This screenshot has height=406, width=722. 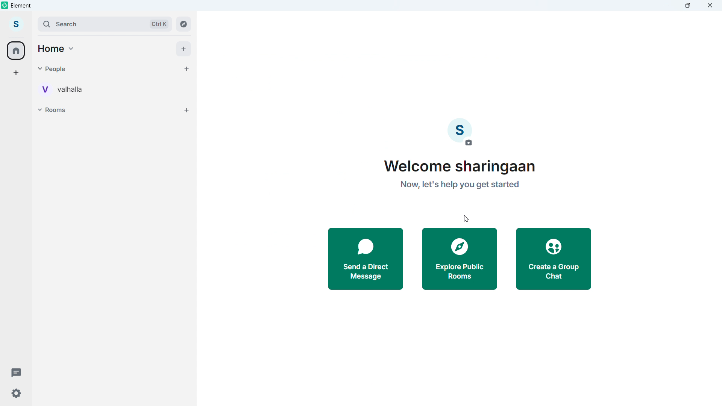 I want to click on Send a direct message , so click(x=366, y=259).